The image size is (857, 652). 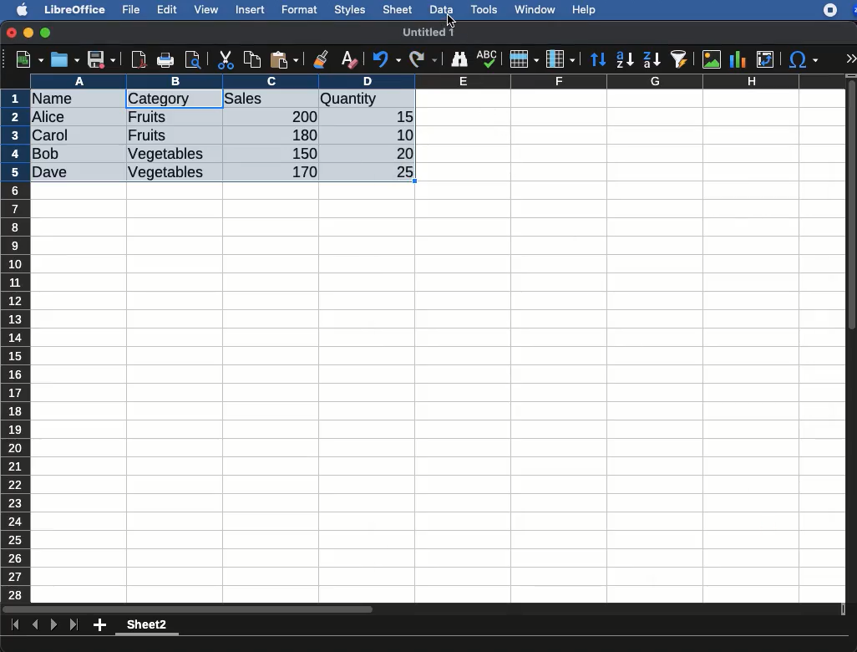 What do you see at coordinates (254, 59) in the screenshot?
I see `copy` at bounding box center [254, 59].